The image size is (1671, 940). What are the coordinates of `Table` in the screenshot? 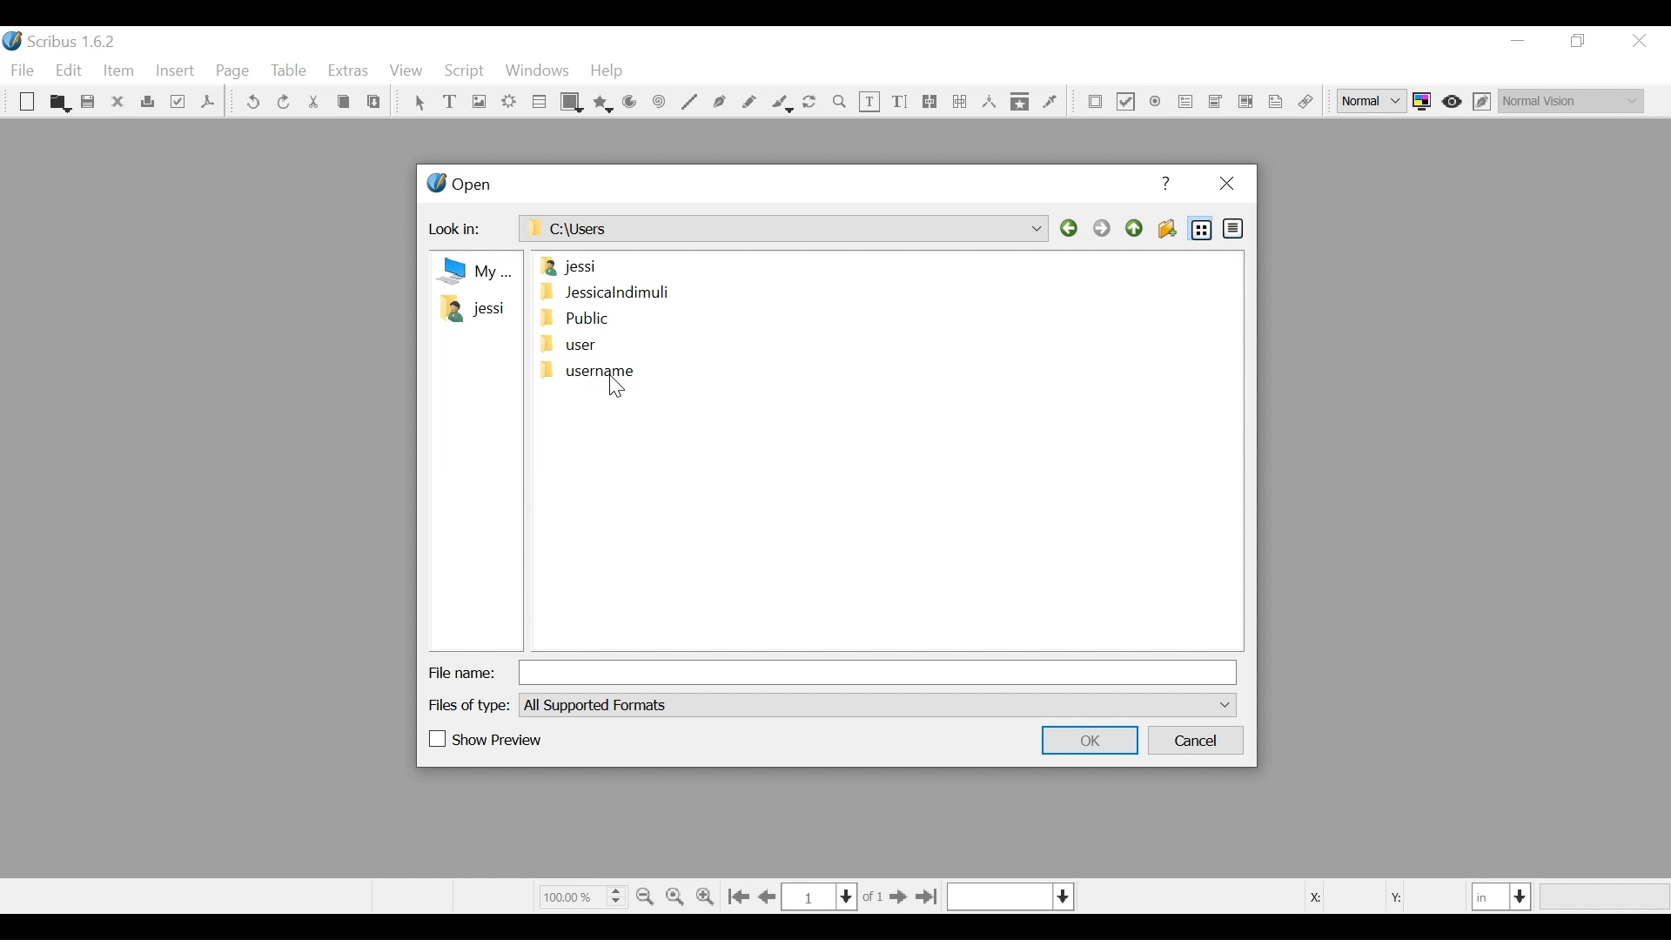 It's located at (290, 72).